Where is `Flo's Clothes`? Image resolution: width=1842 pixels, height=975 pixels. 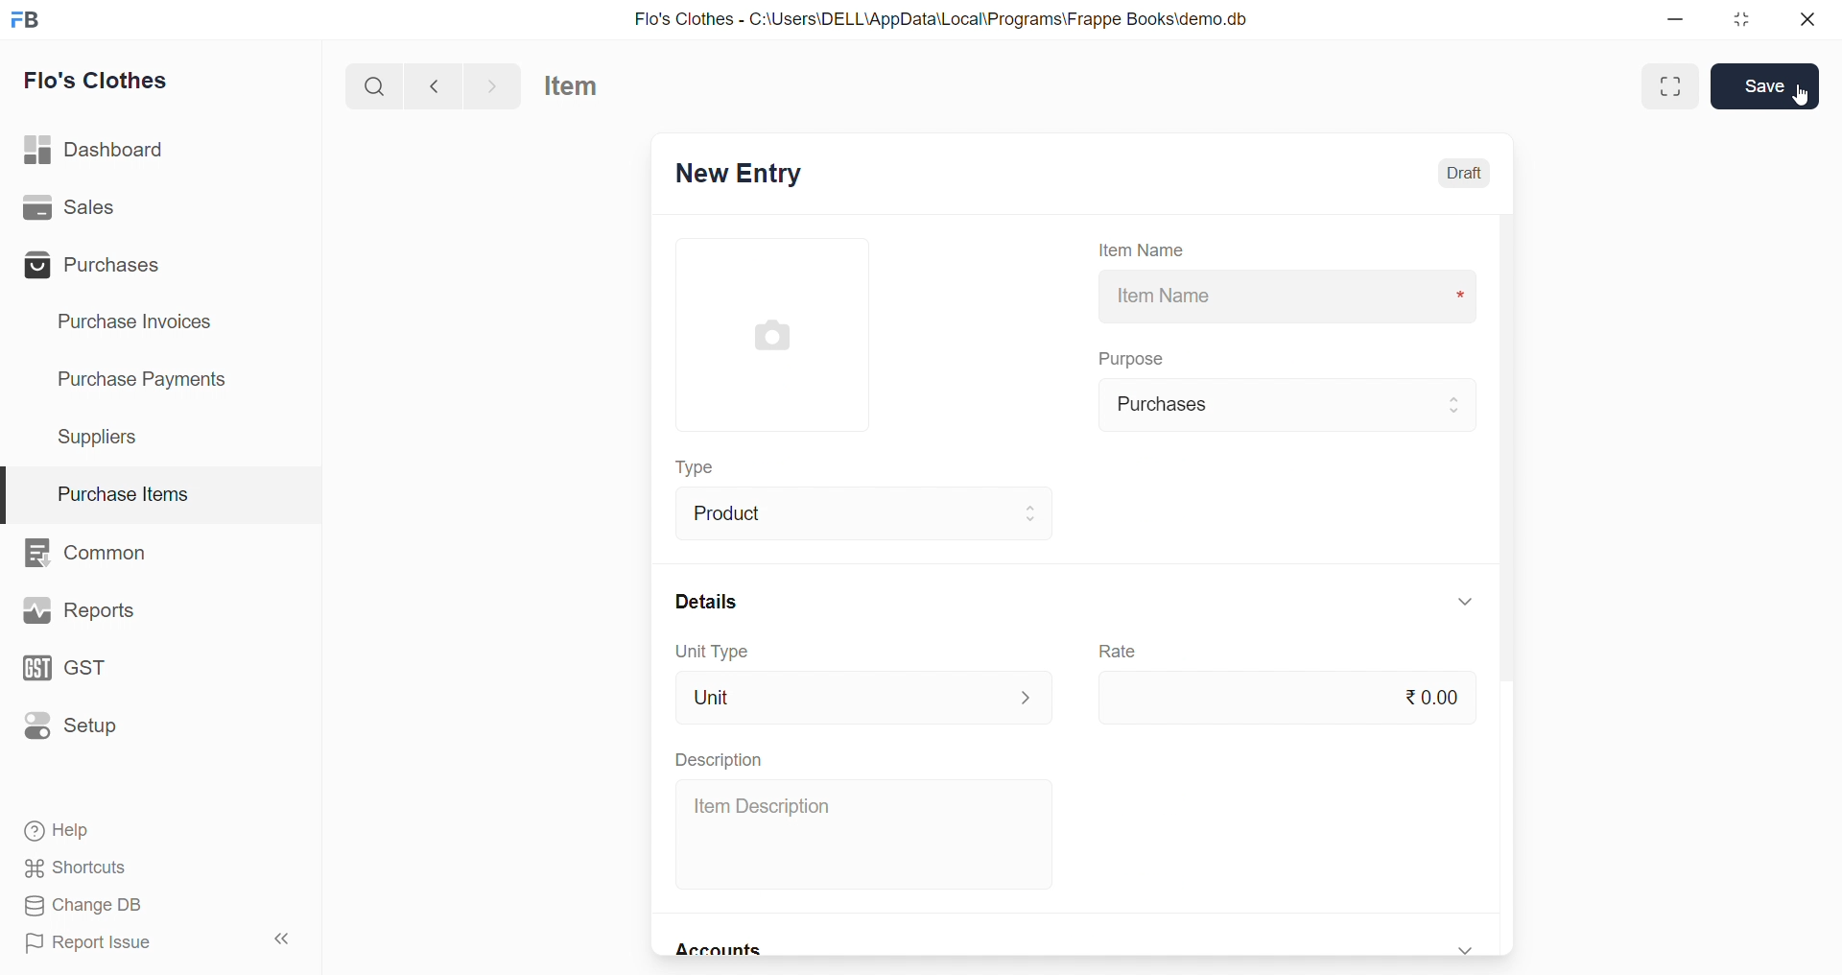
Flo's Clothes is located at coordinates (107, 81).